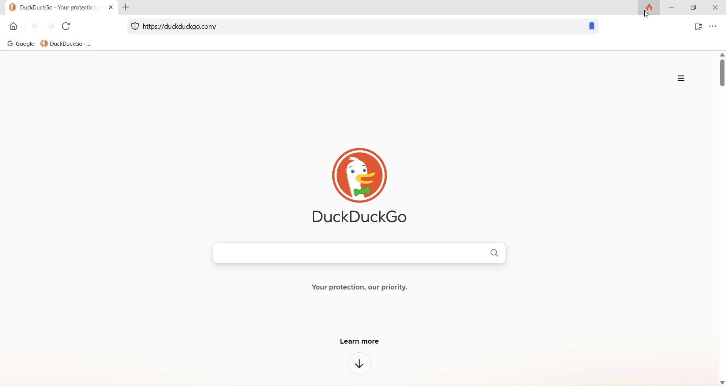 The image size is (726, 386). I want to click on Google, so click(18, 45).